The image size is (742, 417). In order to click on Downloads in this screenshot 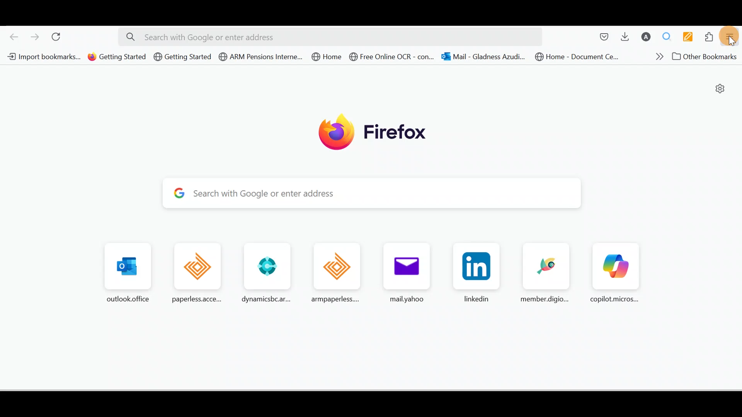, I will do `click(623, 36)`.